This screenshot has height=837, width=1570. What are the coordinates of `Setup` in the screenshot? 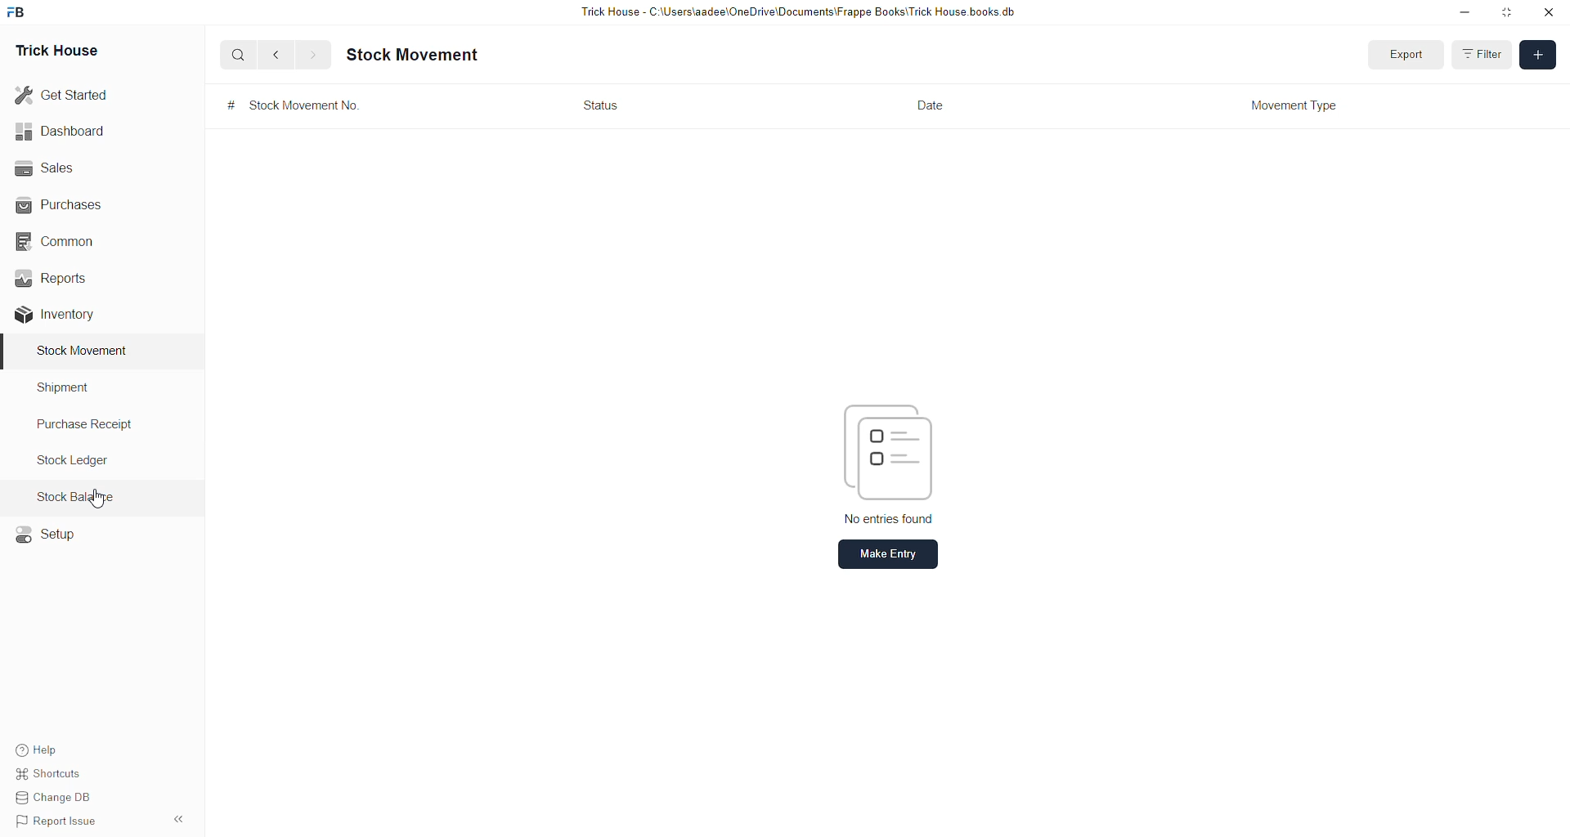 It's located at (54, 539).